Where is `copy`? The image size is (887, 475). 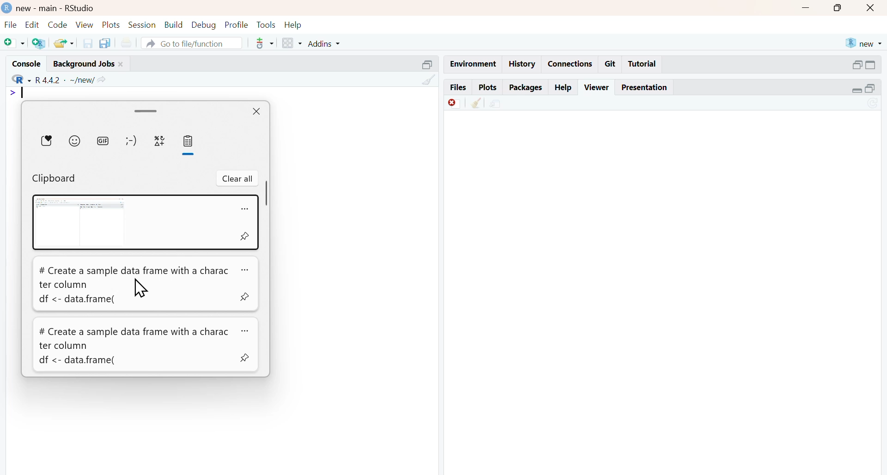 copy is located at coordinates (104, 43).